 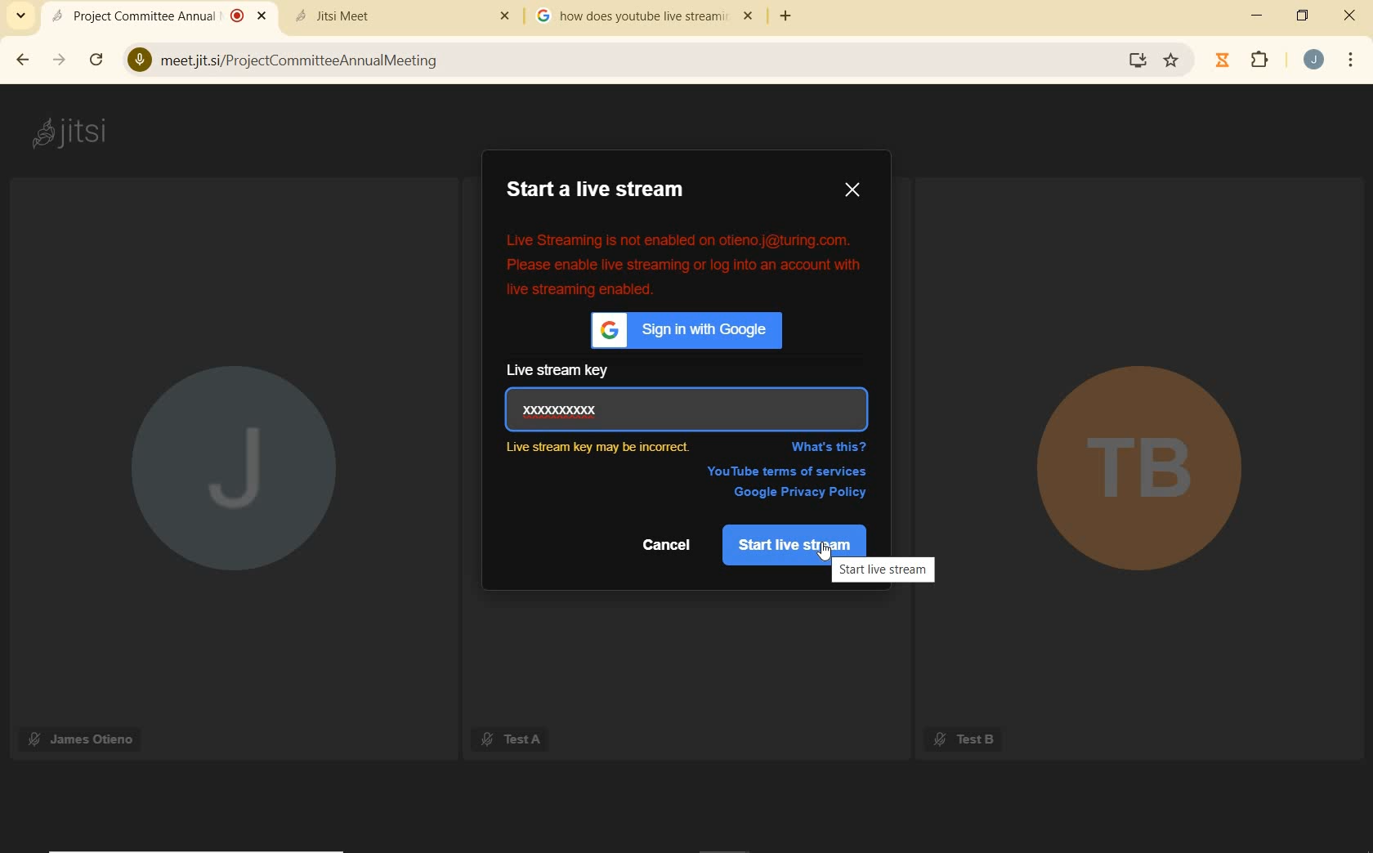 What do you see at coordinates (628, 16) in the screenshot?
I see `tab` at bounding box center [628, 16].